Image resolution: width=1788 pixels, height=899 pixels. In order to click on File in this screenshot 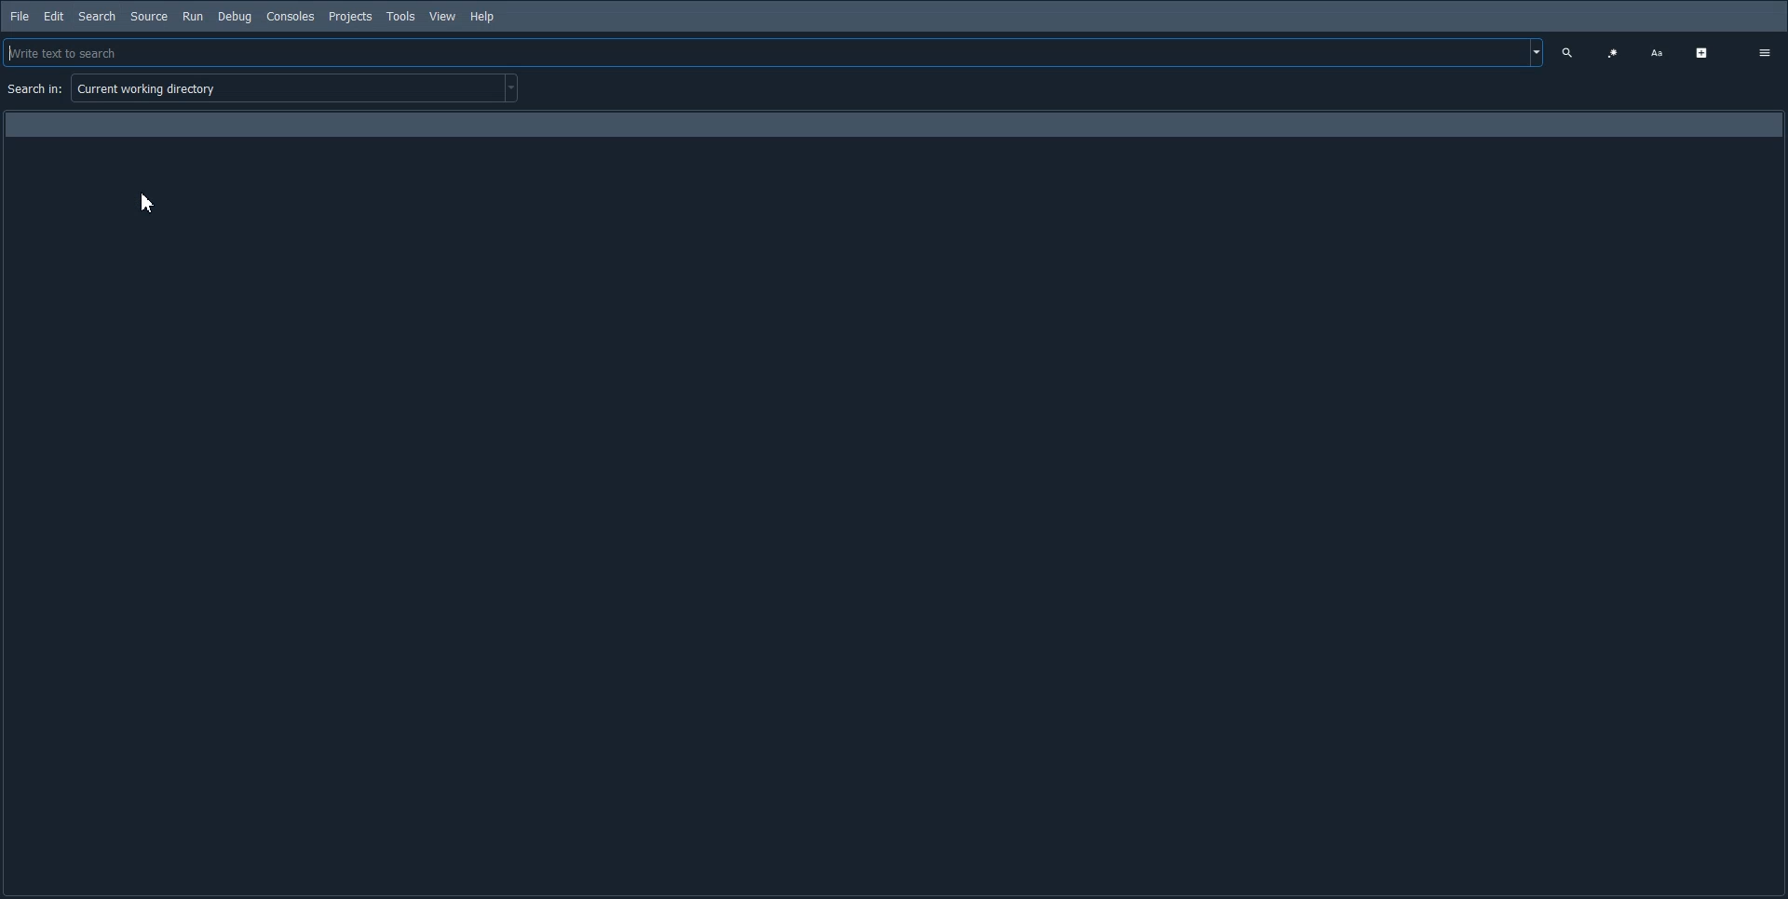, I will do `click(20, 16)`.